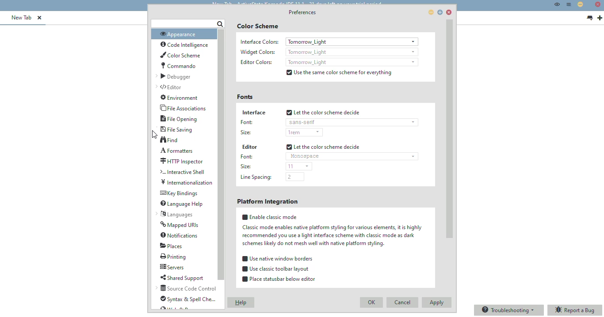  Describe the element at coordinates (176, 151) in the screenshot. I see `formatters` at that location.